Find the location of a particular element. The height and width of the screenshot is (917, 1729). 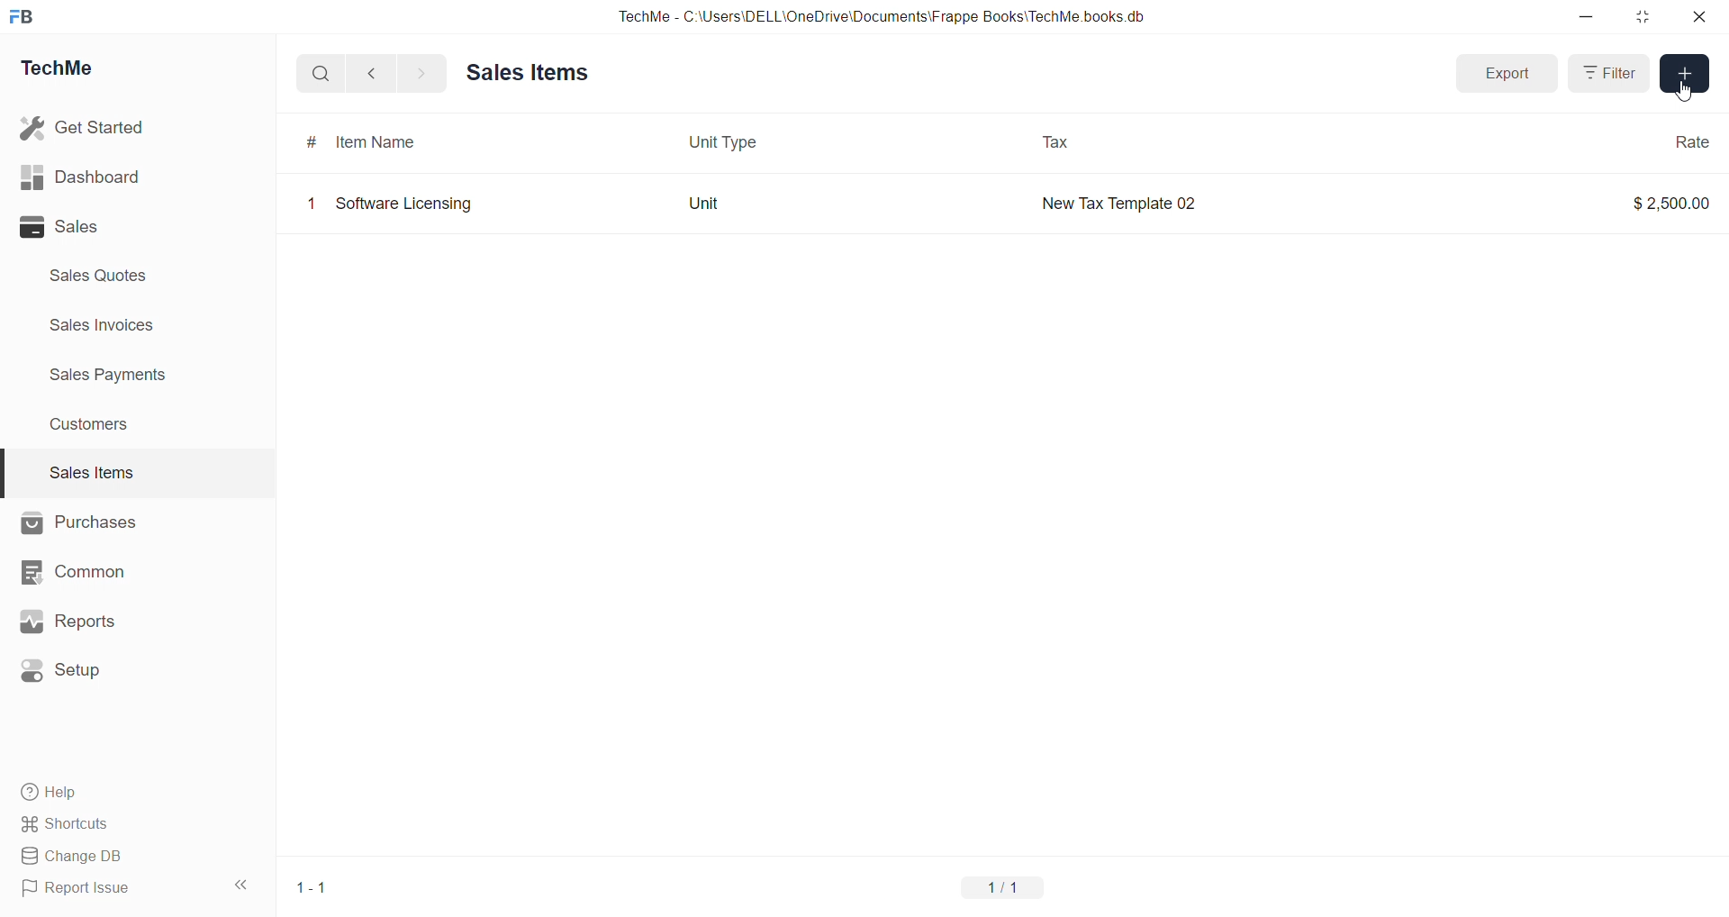

Sales Payments is located at coordinates (110, 375).